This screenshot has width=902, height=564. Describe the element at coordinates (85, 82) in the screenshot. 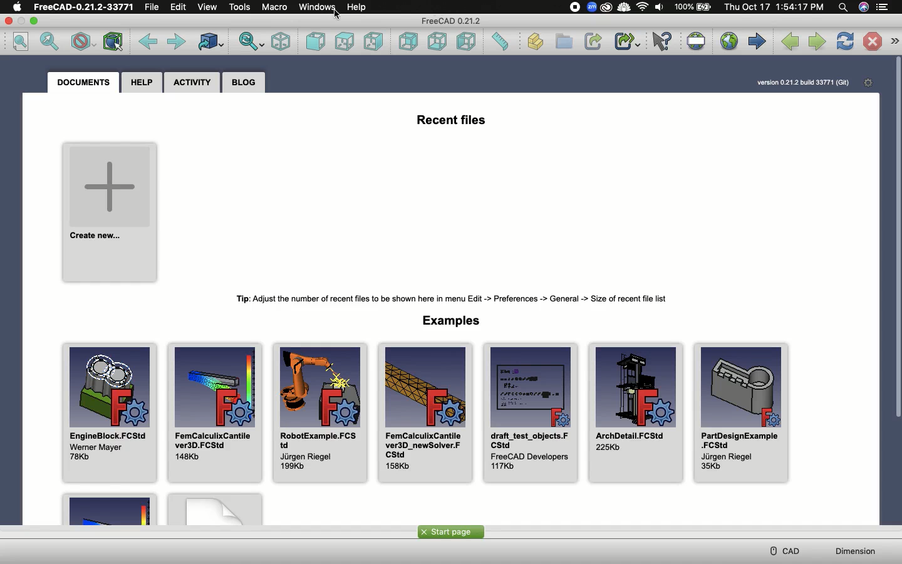

I see `Documents` at that location.